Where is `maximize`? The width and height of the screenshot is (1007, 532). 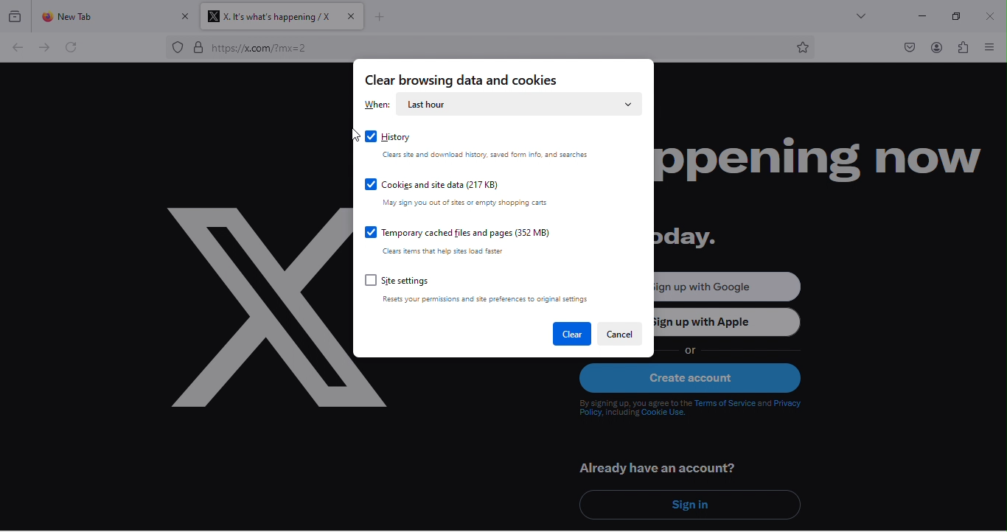 maximize is located at coordinates (957, 16).